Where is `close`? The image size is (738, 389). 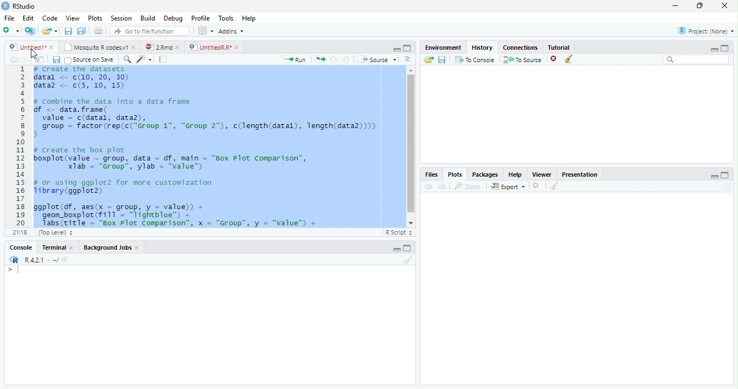 close is located at coordinates (51, 47).